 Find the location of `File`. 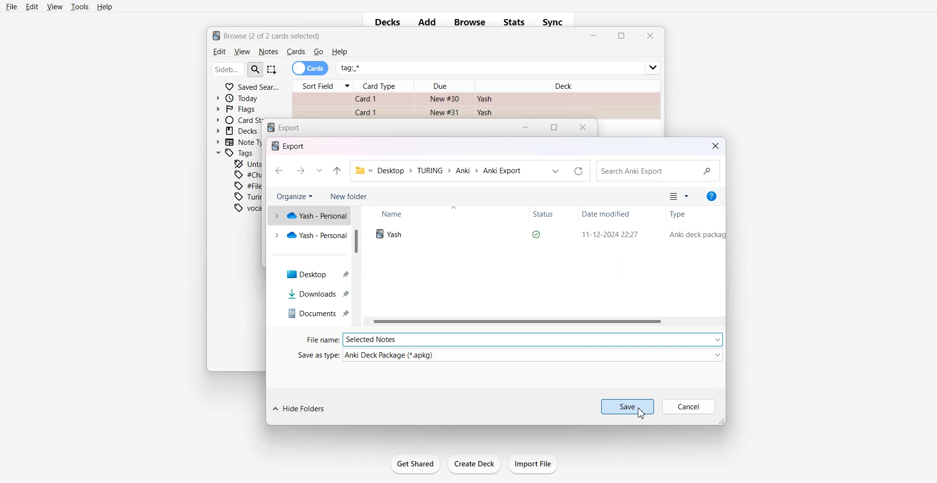

File is located at coordinates (546, 234).